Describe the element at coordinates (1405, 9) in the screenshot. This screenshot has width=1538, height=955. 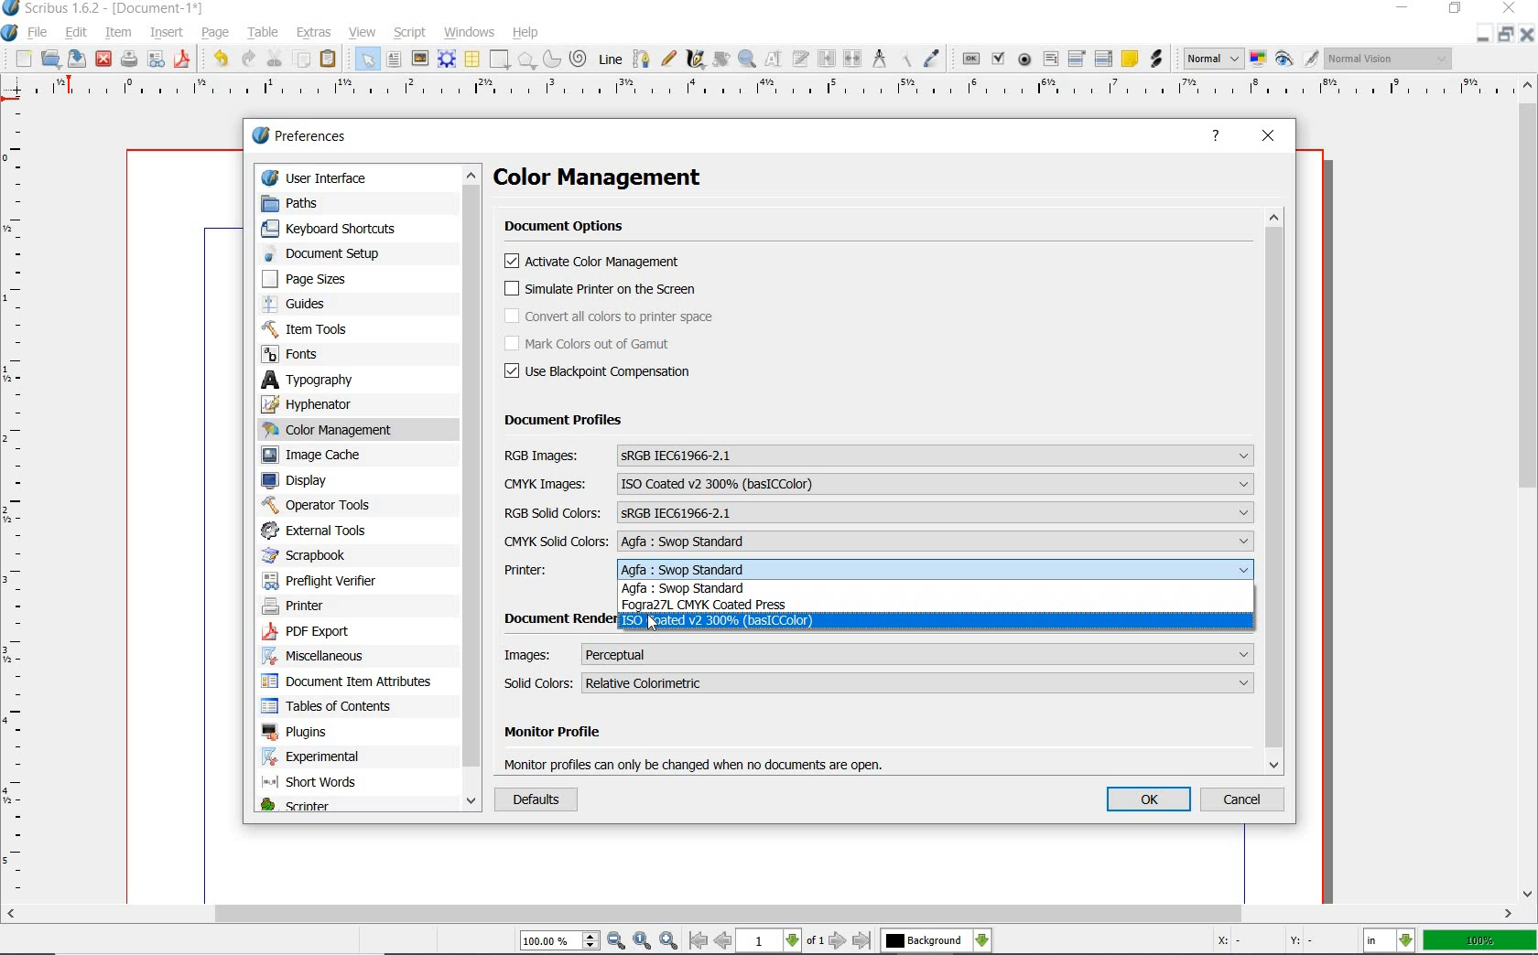
I see `minimize` at that location.